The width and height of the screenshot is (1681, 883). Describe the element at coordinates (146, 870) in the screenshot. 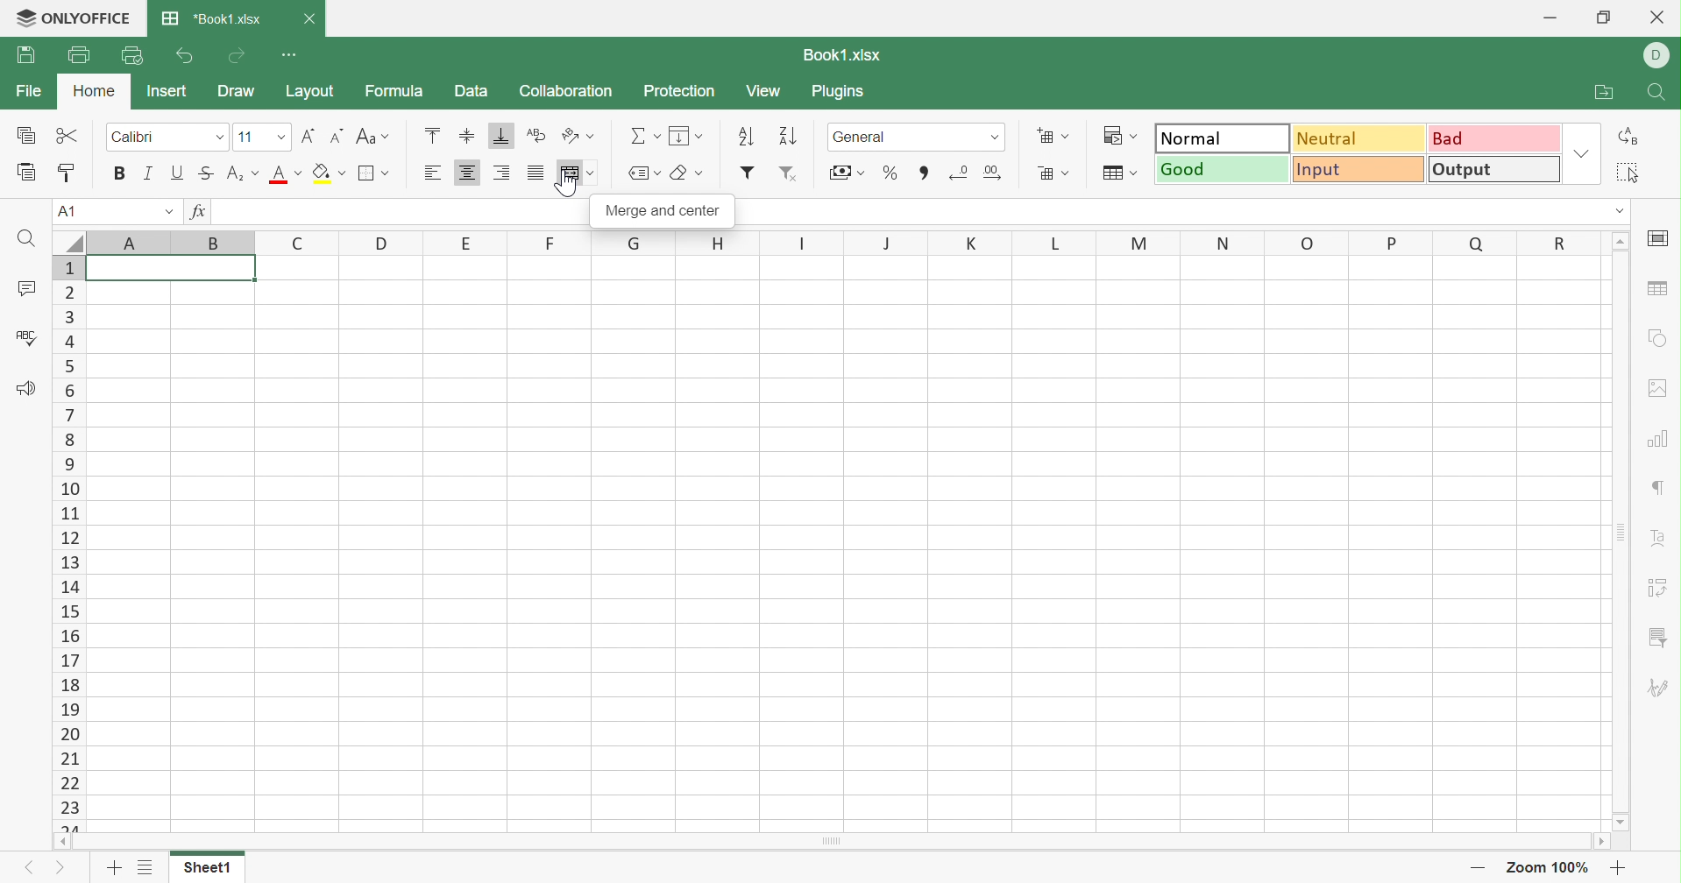

I see `List of sheets` at that location.